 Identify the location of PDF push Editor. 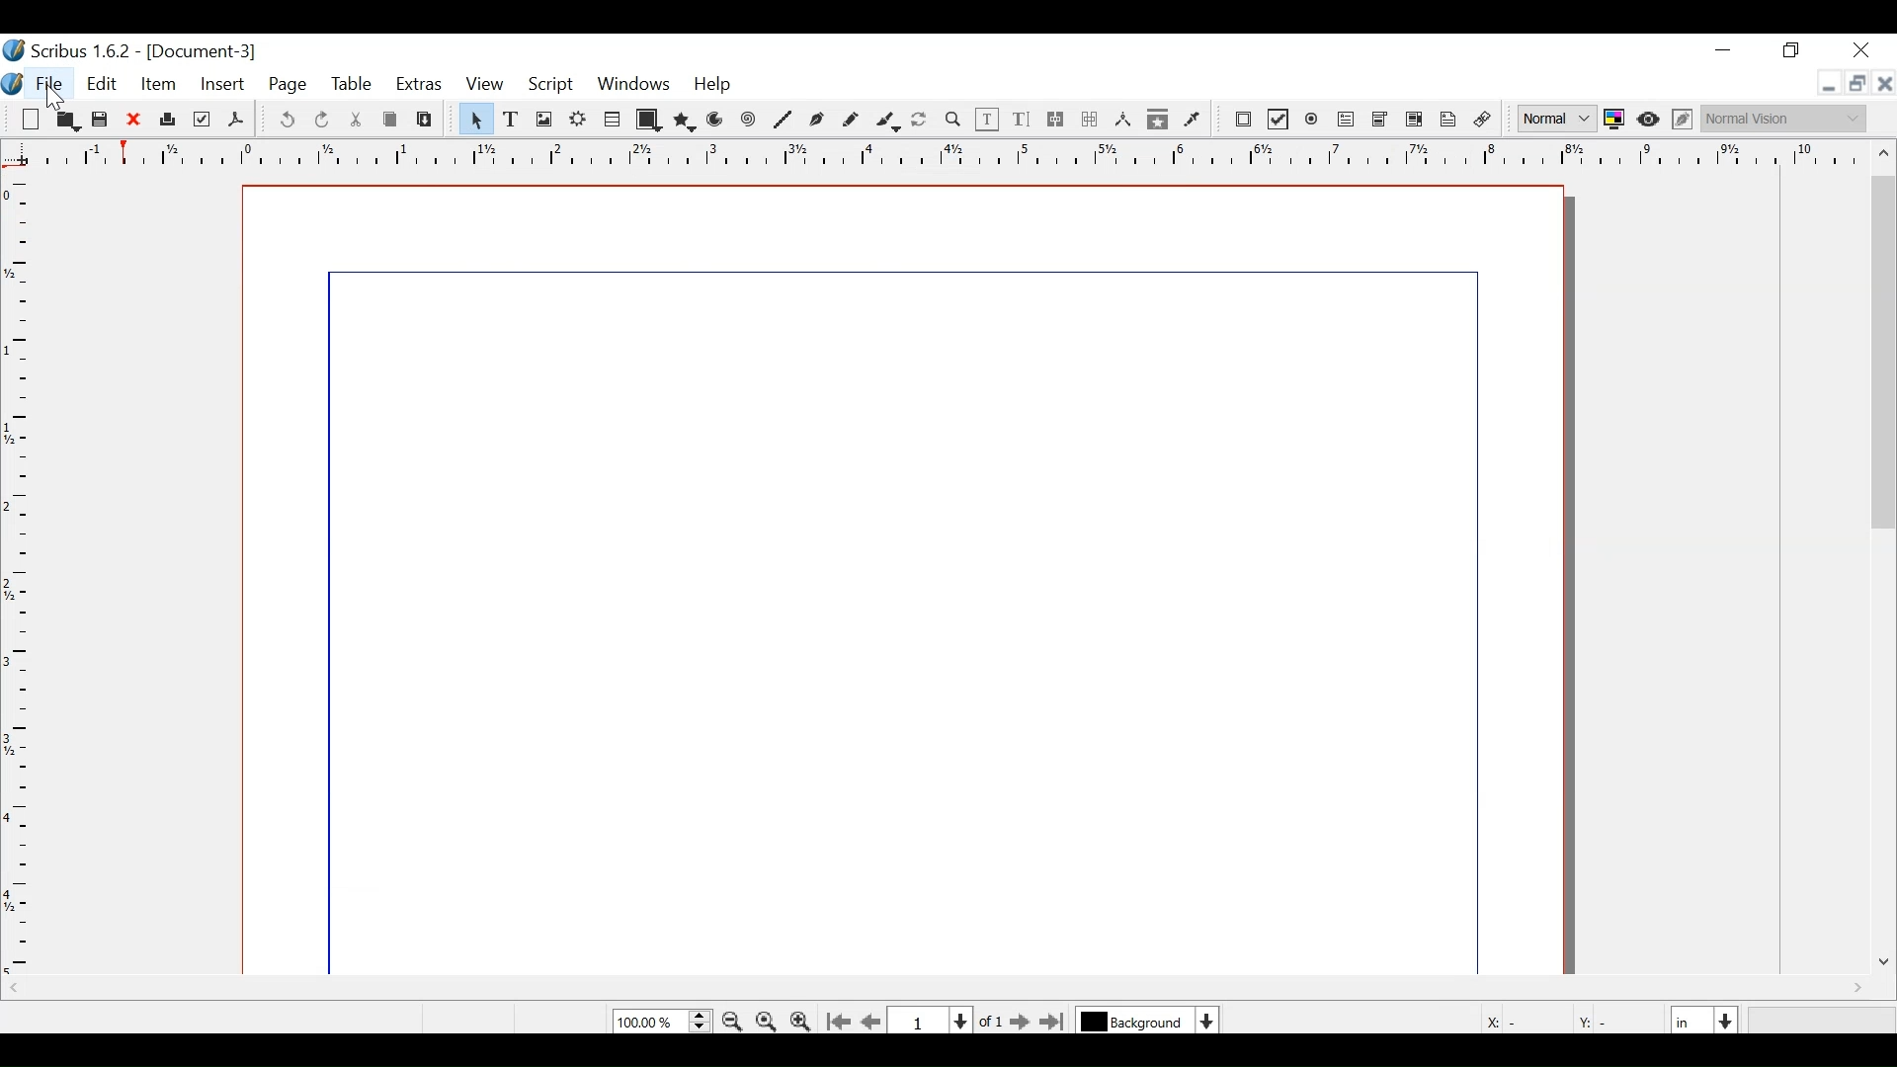
(1243, 121).